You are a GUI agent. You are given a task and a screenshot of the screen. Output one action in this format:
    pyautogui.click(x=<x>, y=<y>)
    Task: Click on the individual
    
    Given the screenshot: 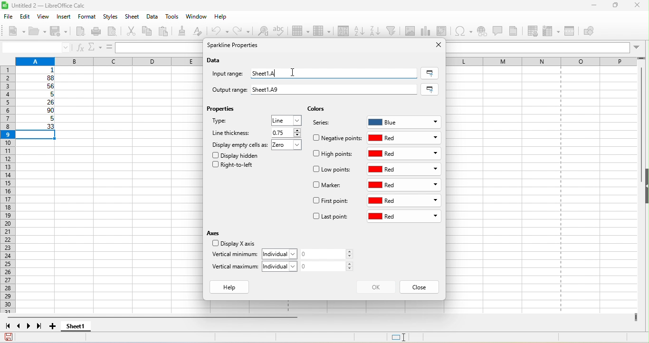 What is the action you would take?
    pyautogui.click(x=282, y=253)
    